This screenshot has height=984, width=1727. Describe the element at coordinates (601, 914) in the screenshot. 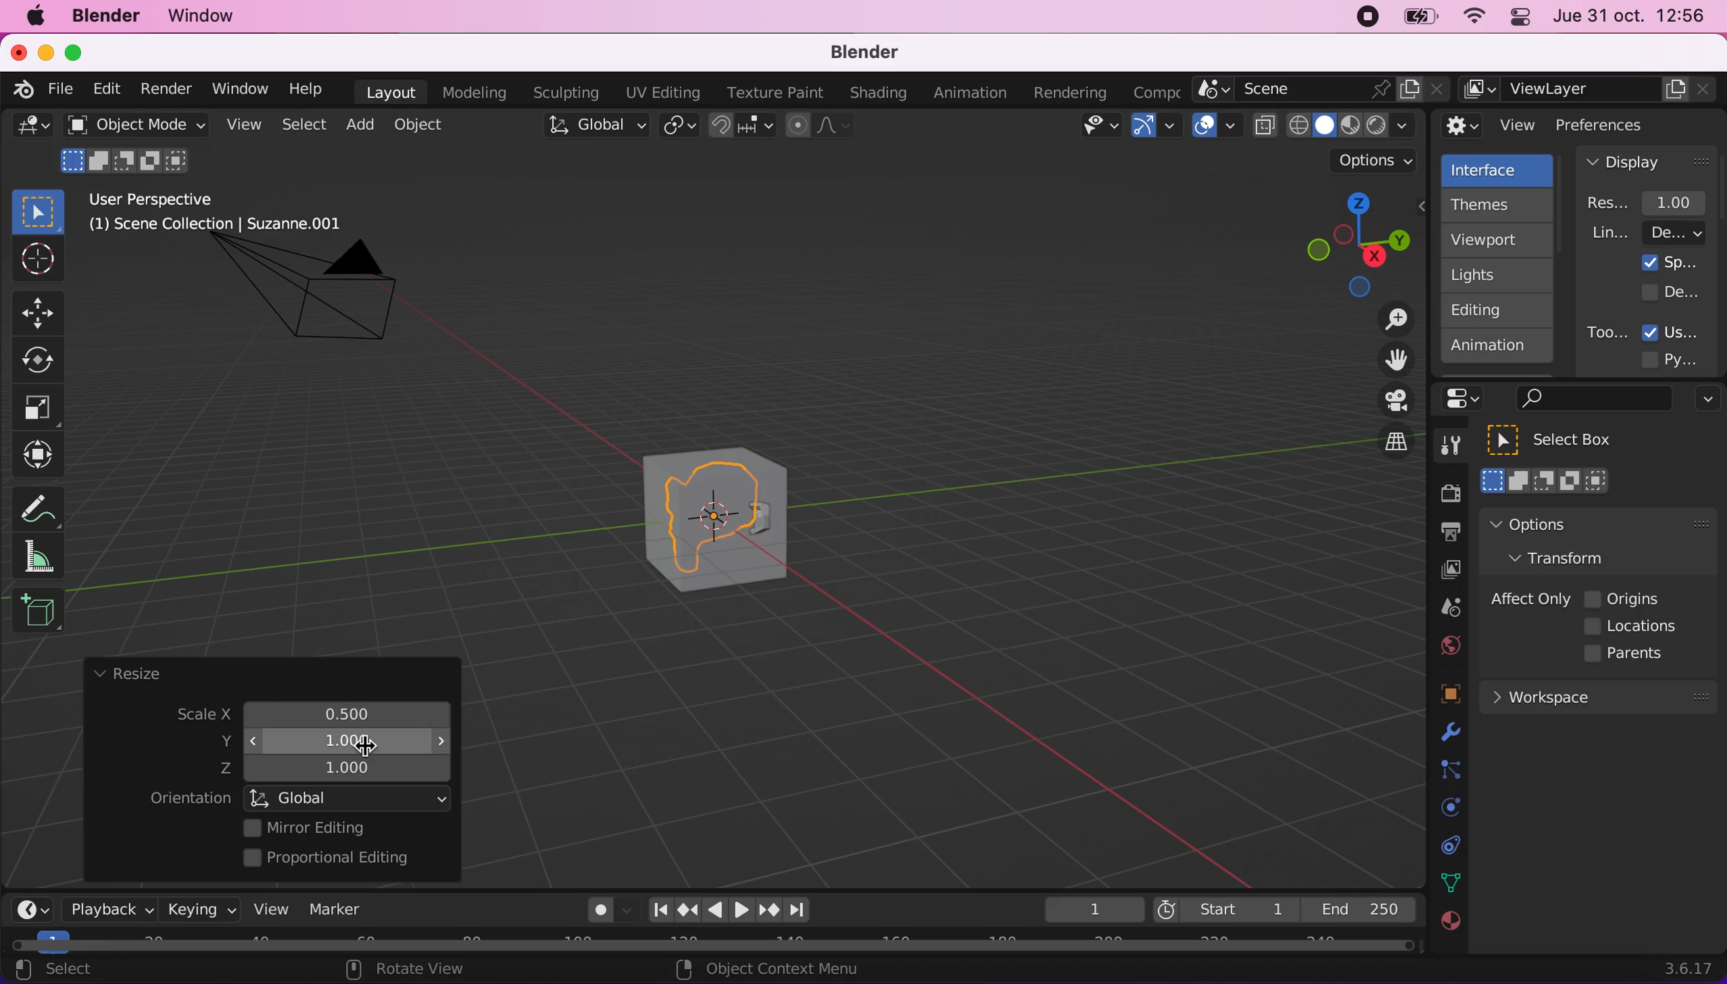

I see `autokeying` at that location.